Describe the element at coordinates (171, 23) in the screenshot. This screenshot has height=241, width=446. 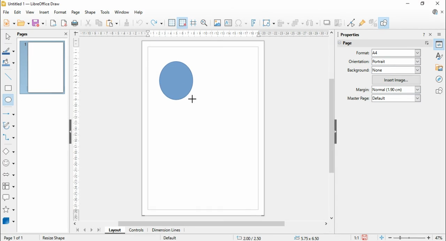
I see `display grid` at that location.